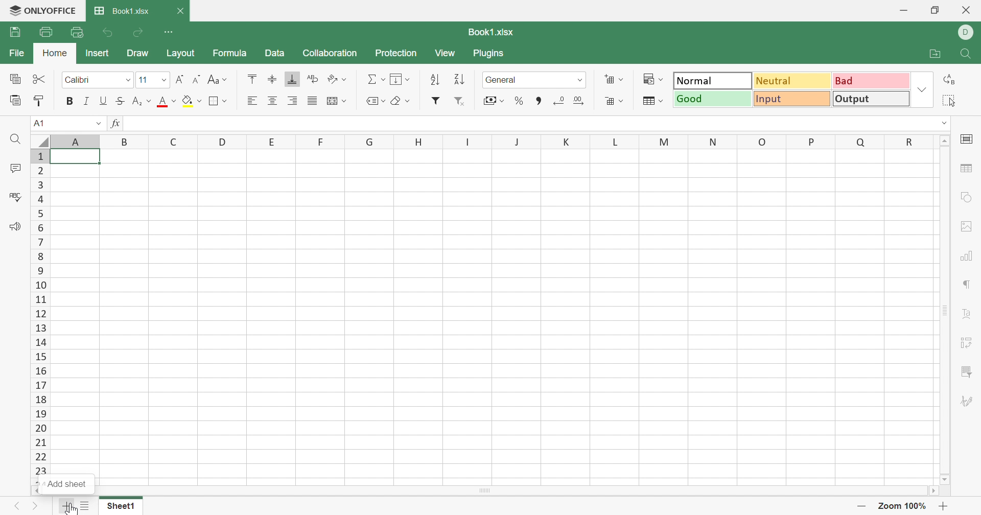 This screenshot has width=981, height=515. What do you see at coordinates (123, 10) in the screenshot?
I see `Book1.xlsx` at bounding box center [123, 10].